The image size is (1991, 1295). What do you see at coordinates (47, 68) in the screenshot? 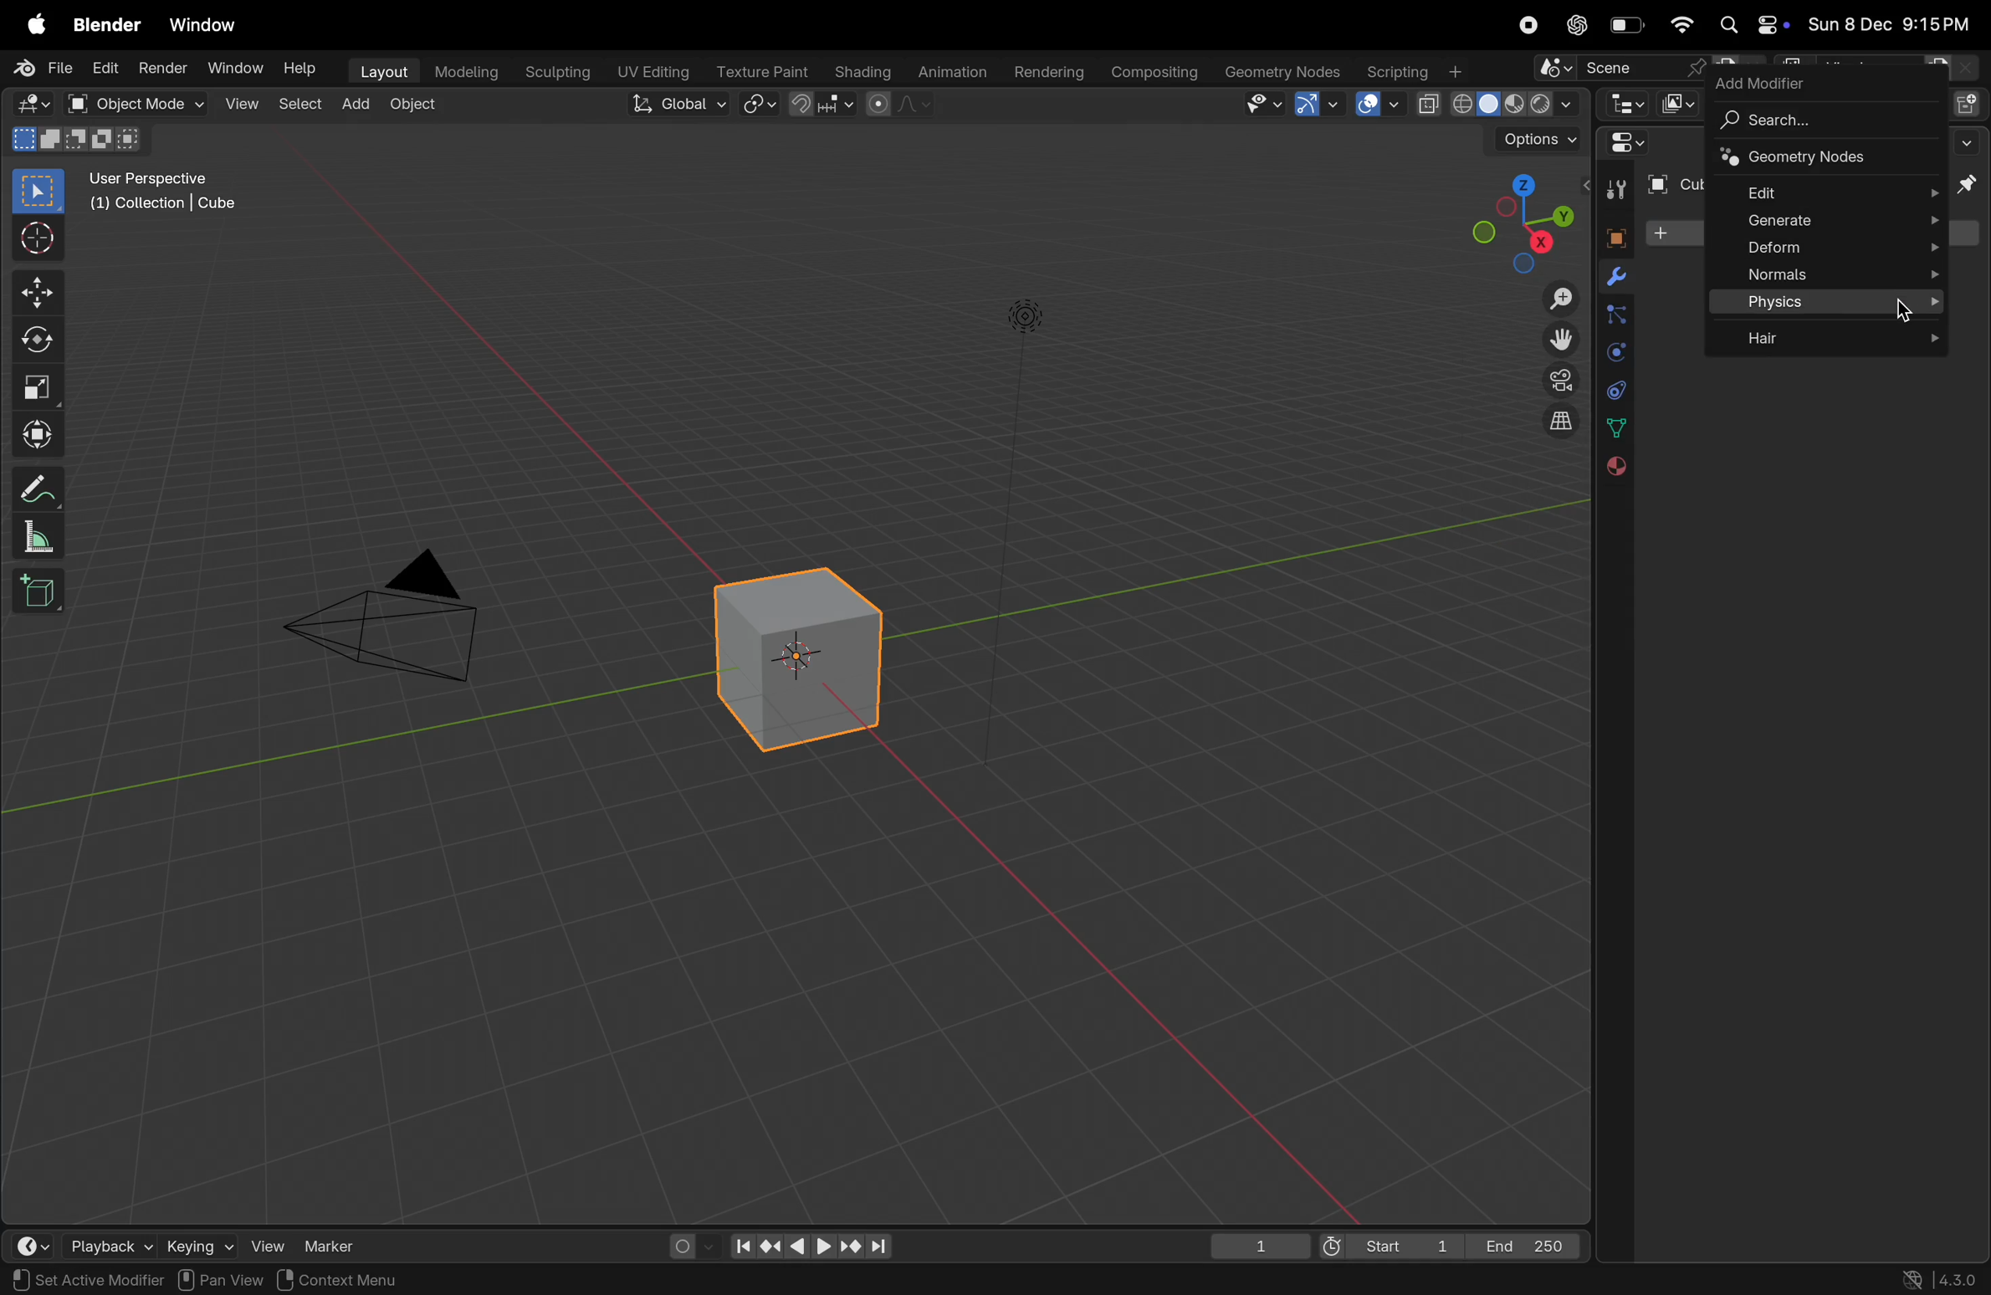
I see `file` at bounding box center [47, 68].